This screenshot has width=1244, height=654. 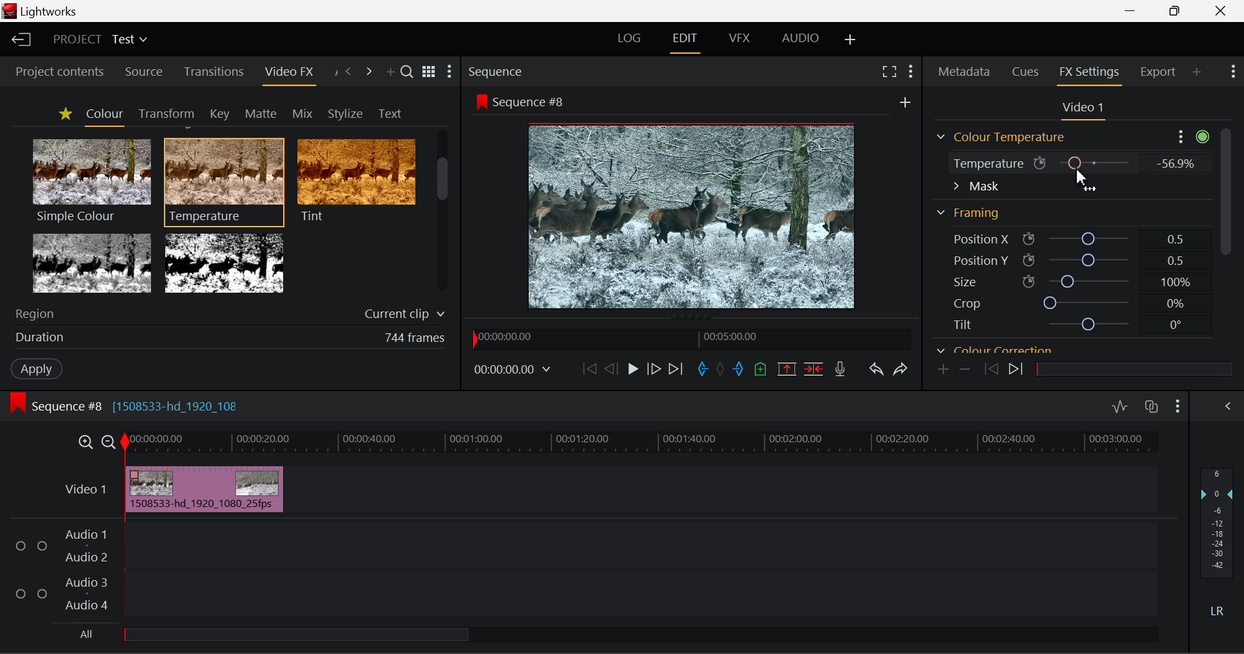 I want to click on Full Screen, so click(x=888, y=74).